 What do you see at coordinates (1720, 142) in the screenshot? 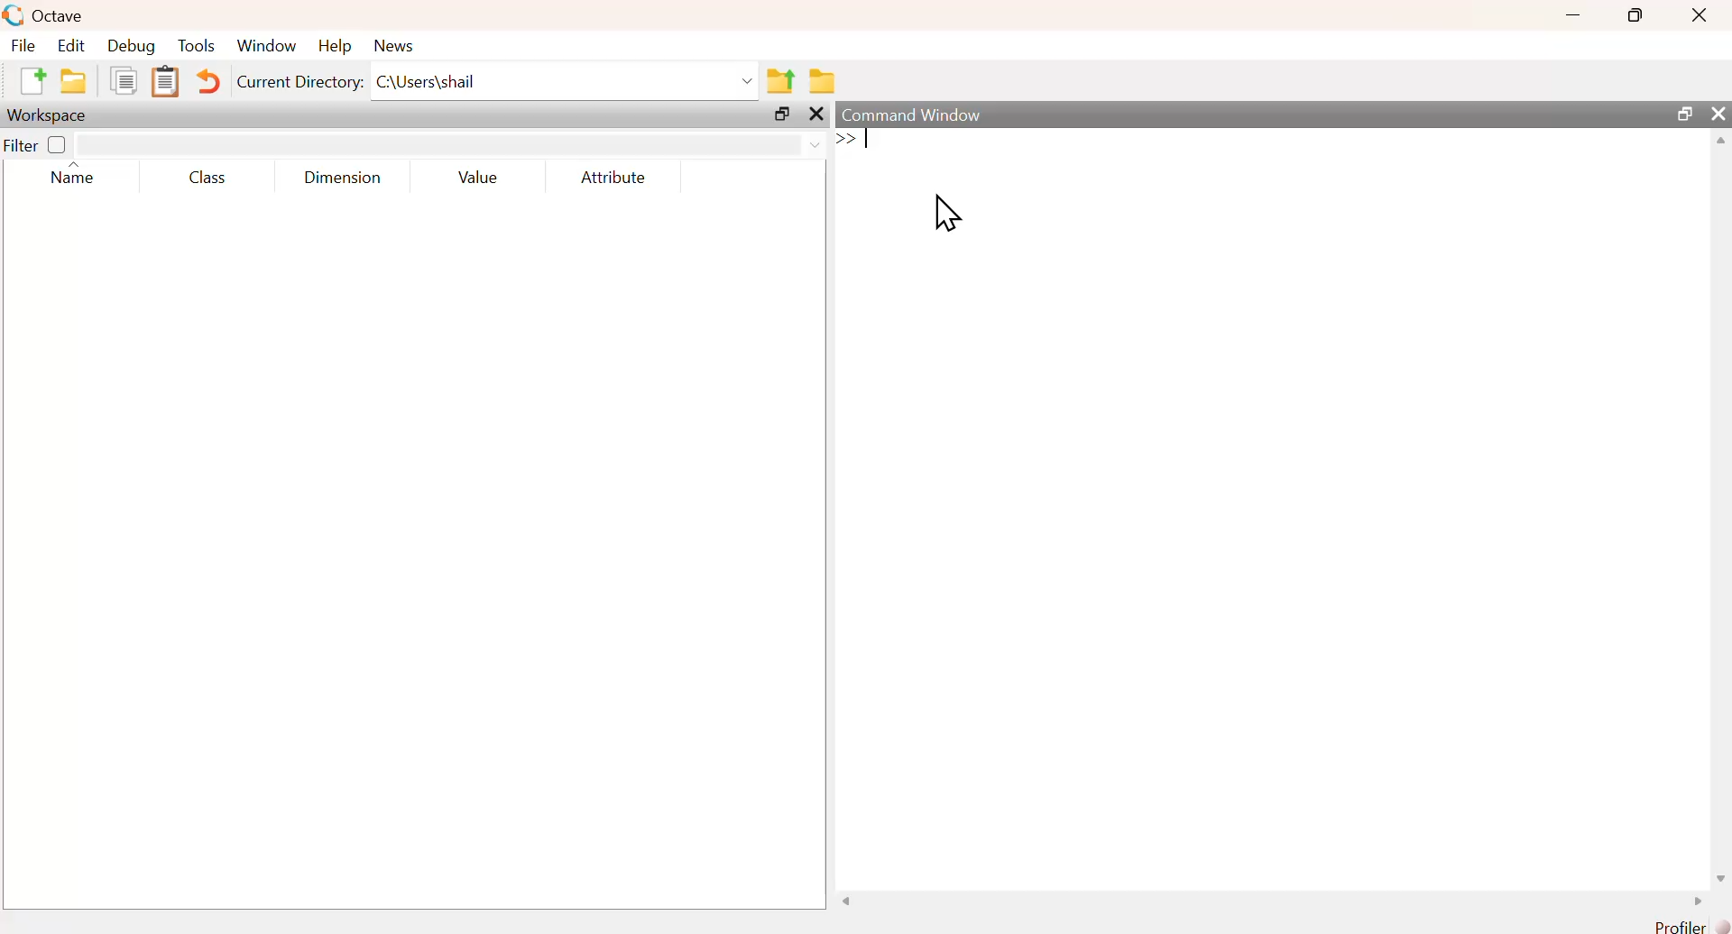
I see `scroll up` at bounding box center [1720, 142].